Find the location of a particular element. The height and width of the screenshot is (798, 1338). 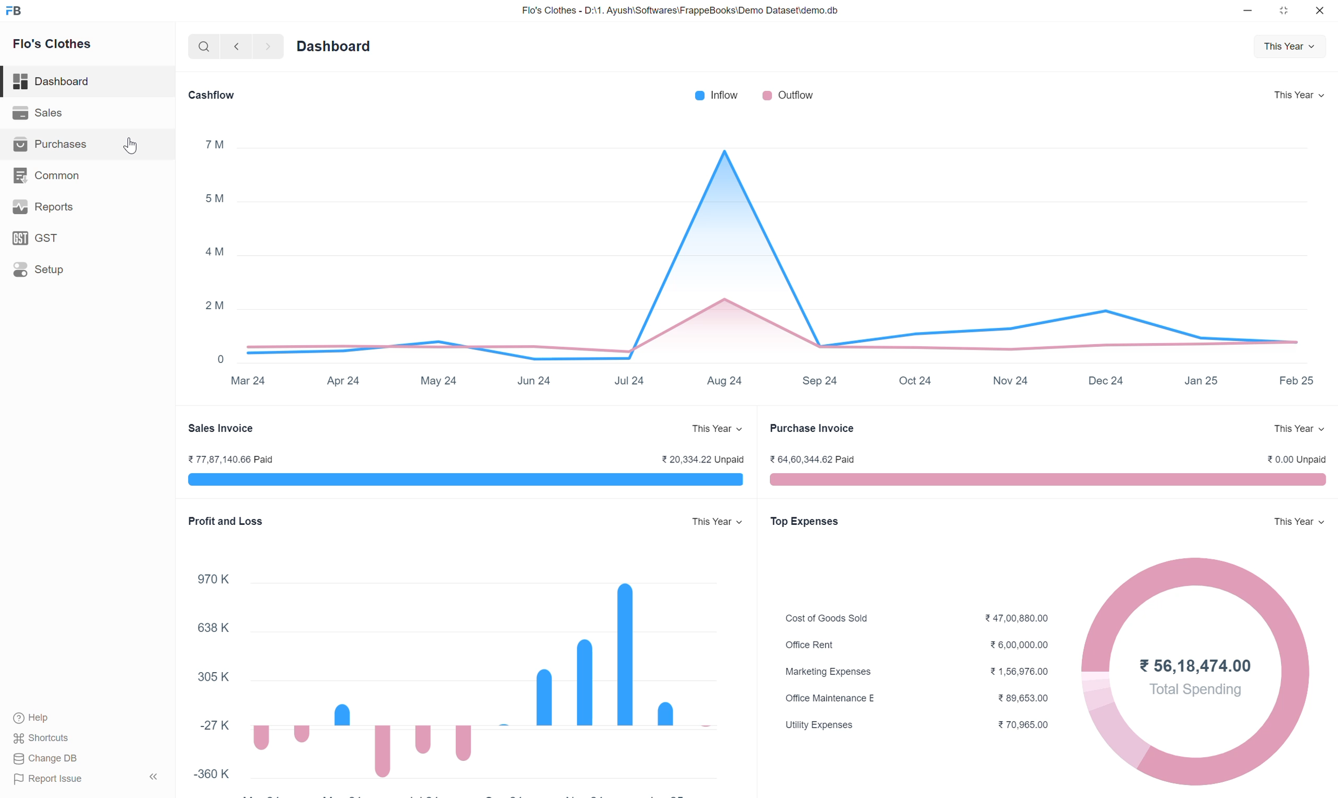

This Year is located at coordinates (1300, 429).